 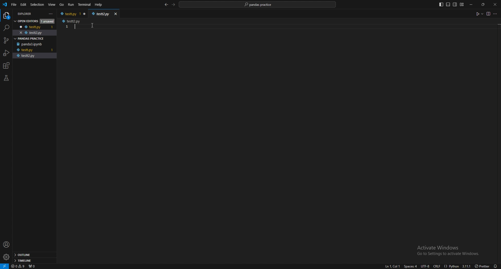 I want to click on settings, so click(x=7, y=257).